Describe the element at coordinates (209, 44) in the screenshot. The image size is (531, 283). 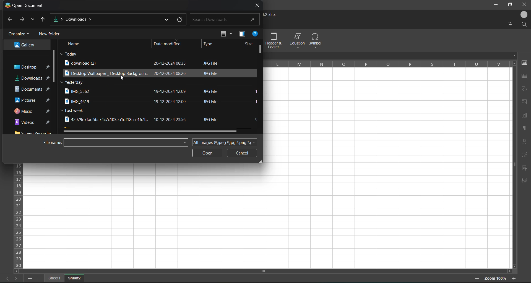
I see `type` at that location.